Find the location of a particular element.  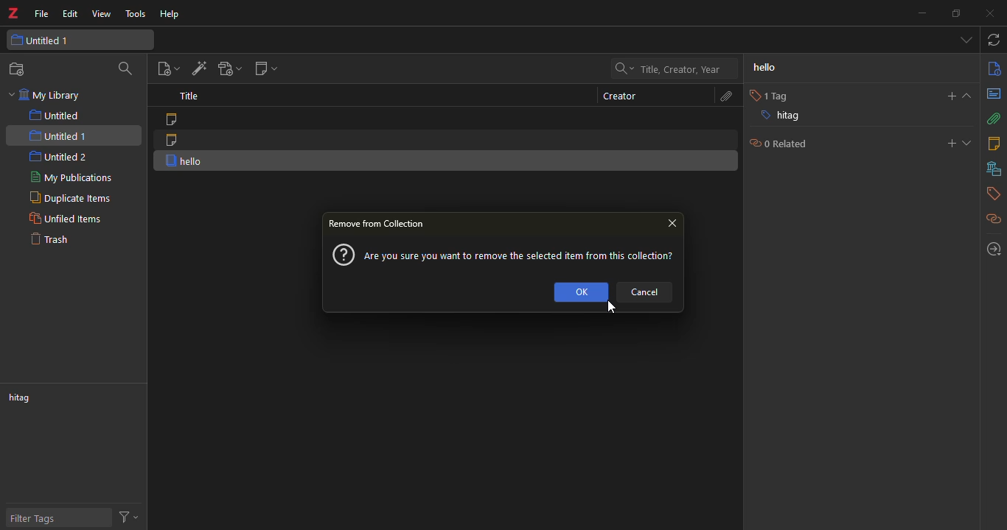

my publications is located at coordinates (73, 179).